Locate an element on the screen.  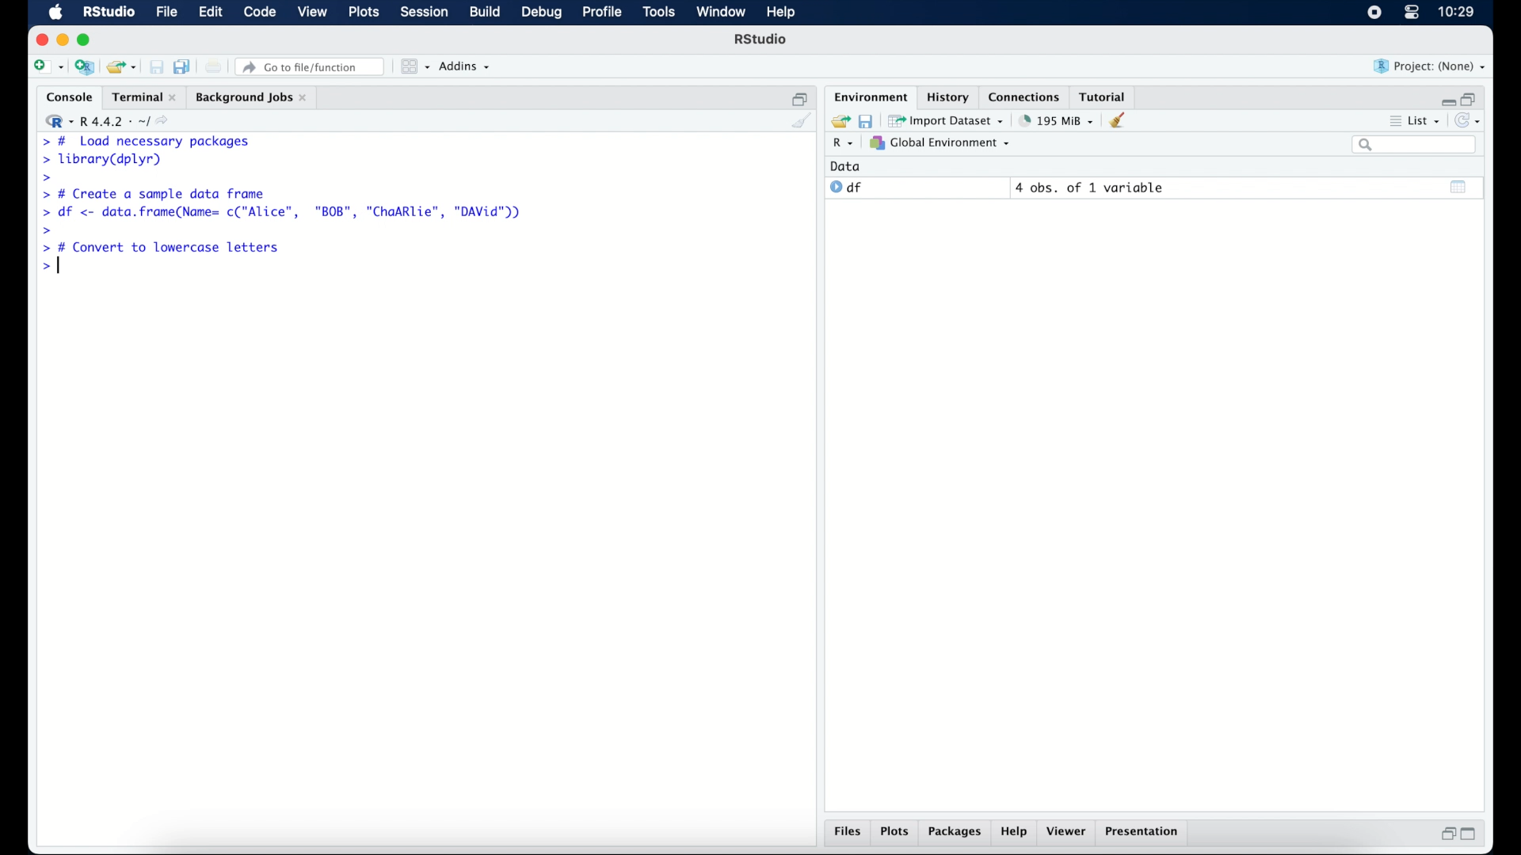
restore down is located at coordinates (1446, 835).